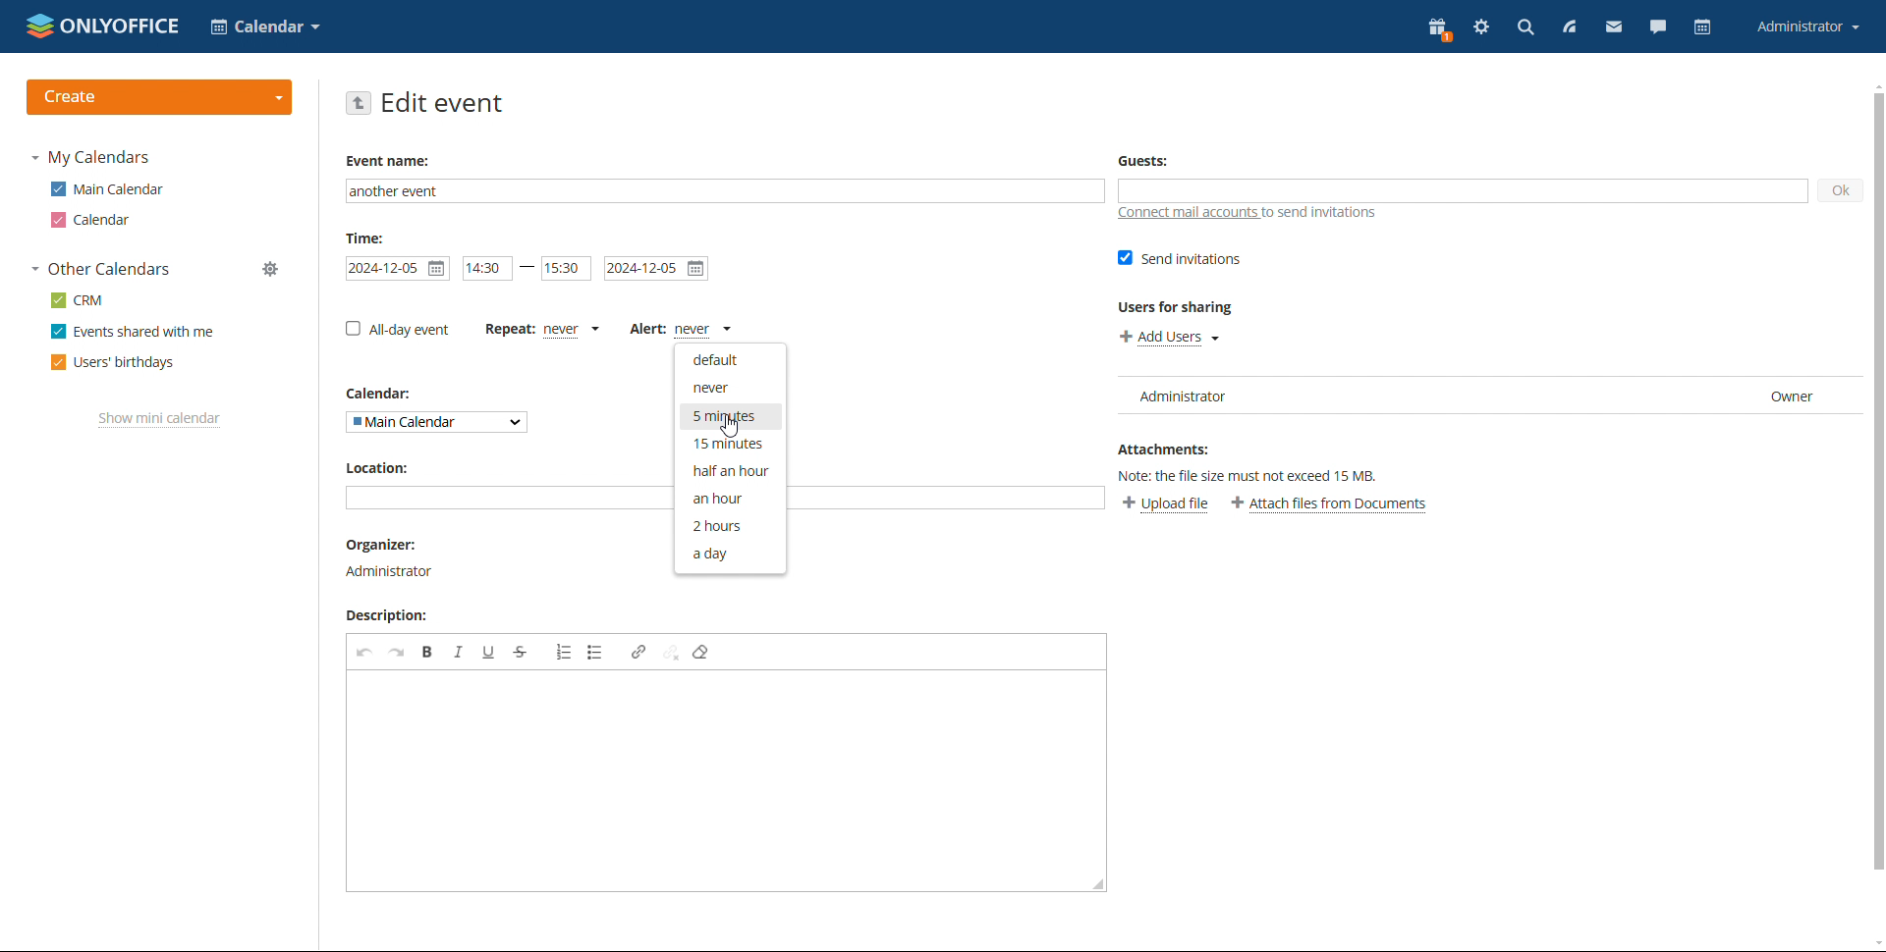 The height and width of the screenshot is (952, 1886). Describe the element at coordinates (1178, 307) in the screenshot. I see `Users for sharing` at that location.